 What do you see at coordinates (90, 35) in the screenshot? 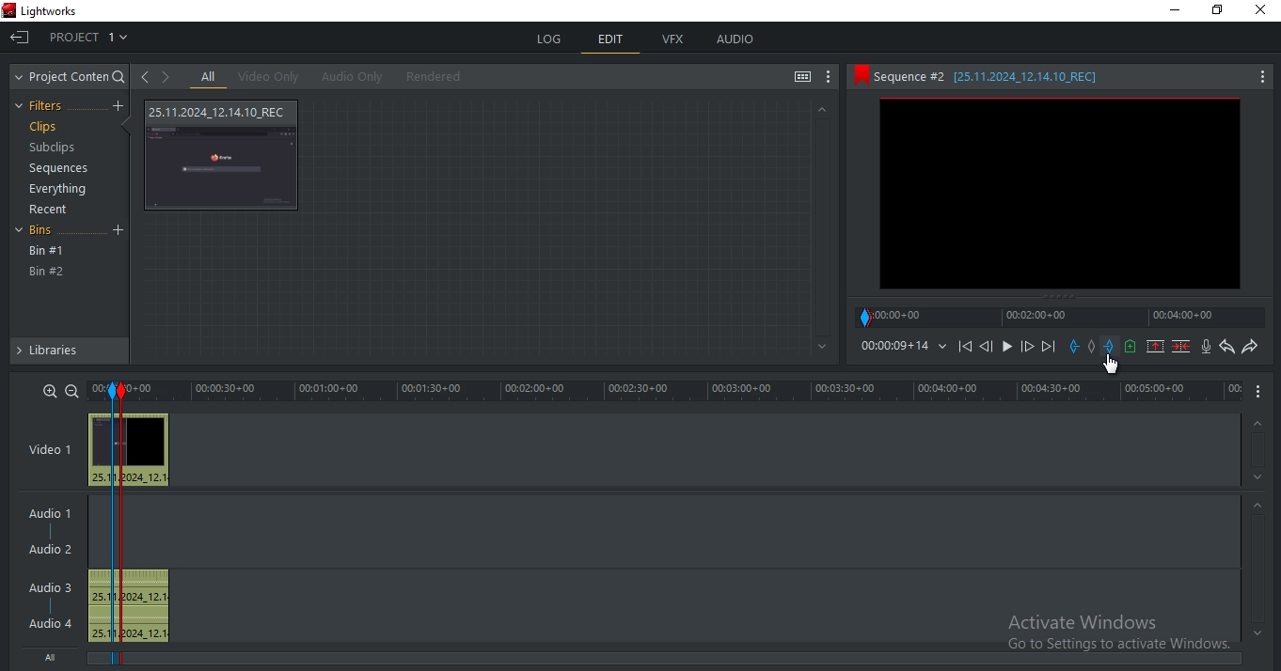
I see `project 1` at bounding box center [90, 35].